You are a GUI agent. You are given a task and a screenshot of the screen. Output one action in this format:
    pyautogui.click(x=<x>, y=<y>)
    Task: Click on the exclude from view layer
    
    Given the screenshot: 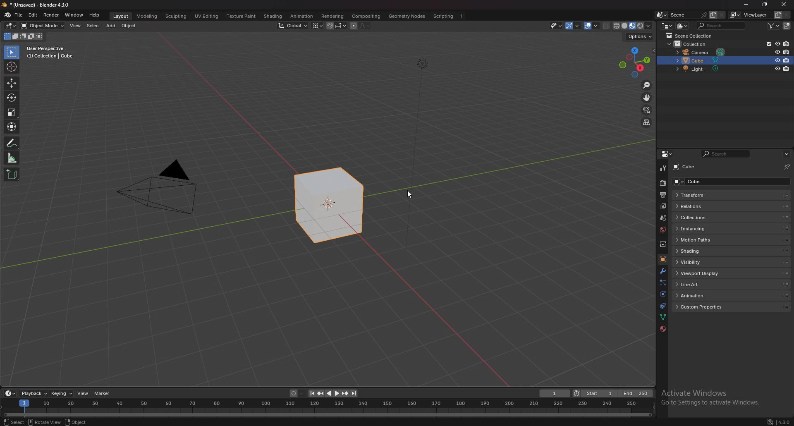 What is the action you would take?
    pyautogui.click(x=768, y=44)
    